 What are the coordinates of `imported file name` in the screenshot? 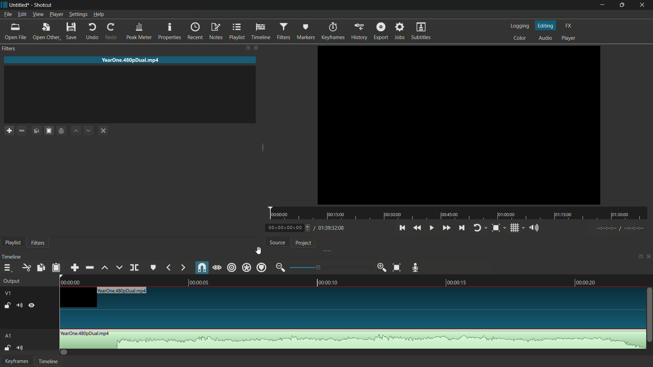 It's located at (130, 60).